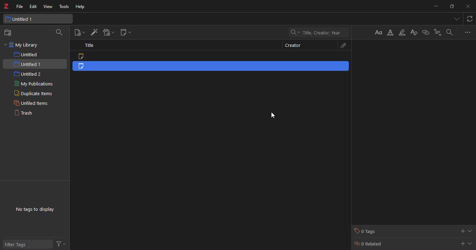 This screenshot has height=250, width=476. I want to click on expand, so click(470, 231).